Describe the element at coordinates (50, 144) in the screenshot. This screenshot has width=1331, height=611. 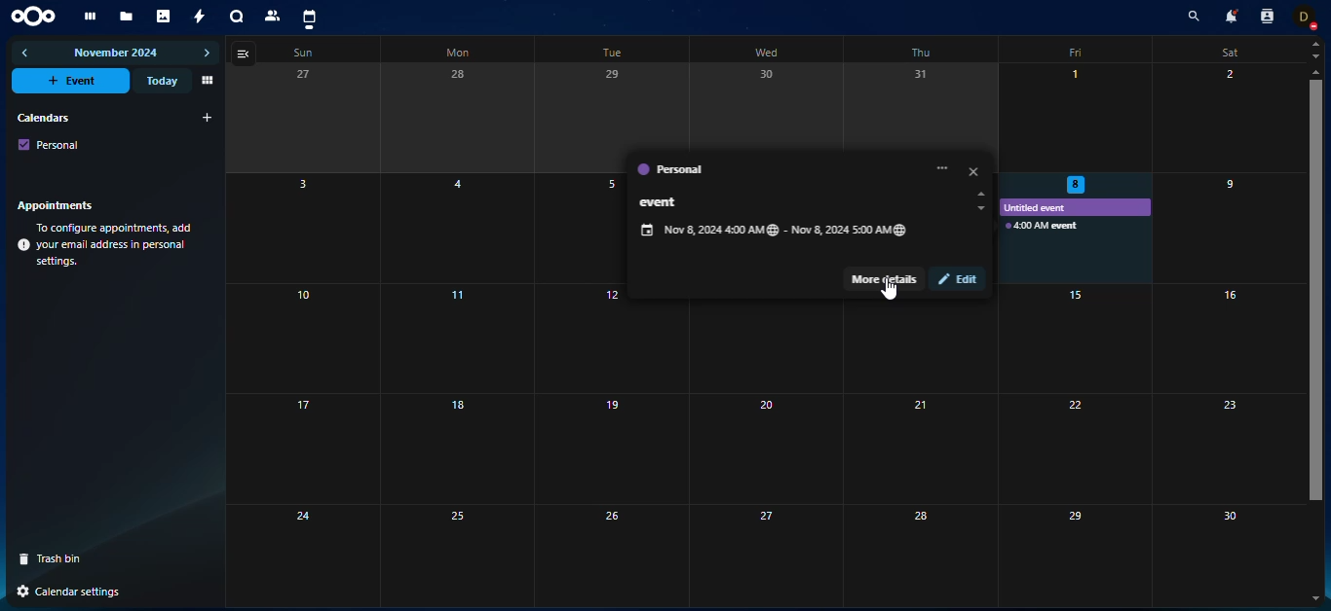
I see `personal` at that location.